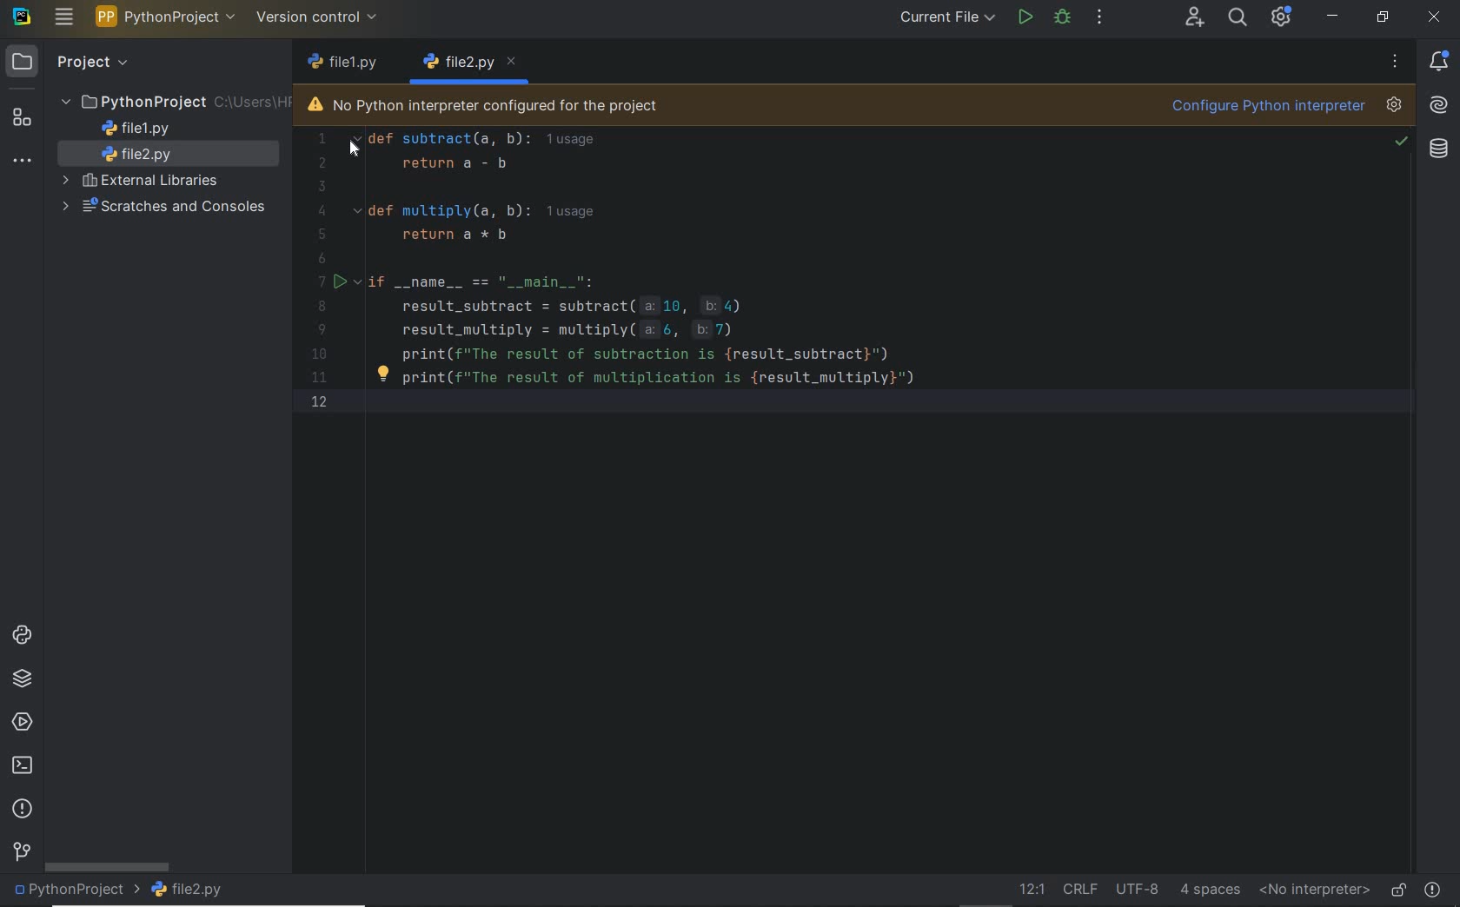  What do you see at coordinates (137, 129) in the screenshot?
I see `file name 1` at bounding box center [137, 129].